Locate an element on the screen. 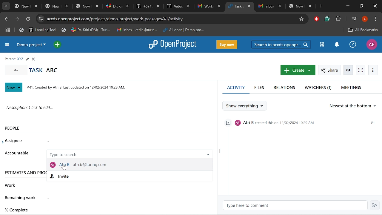 Image resolution: width=382 pixels, height=215 pixels. Activity is located at coordinates (236, 88).